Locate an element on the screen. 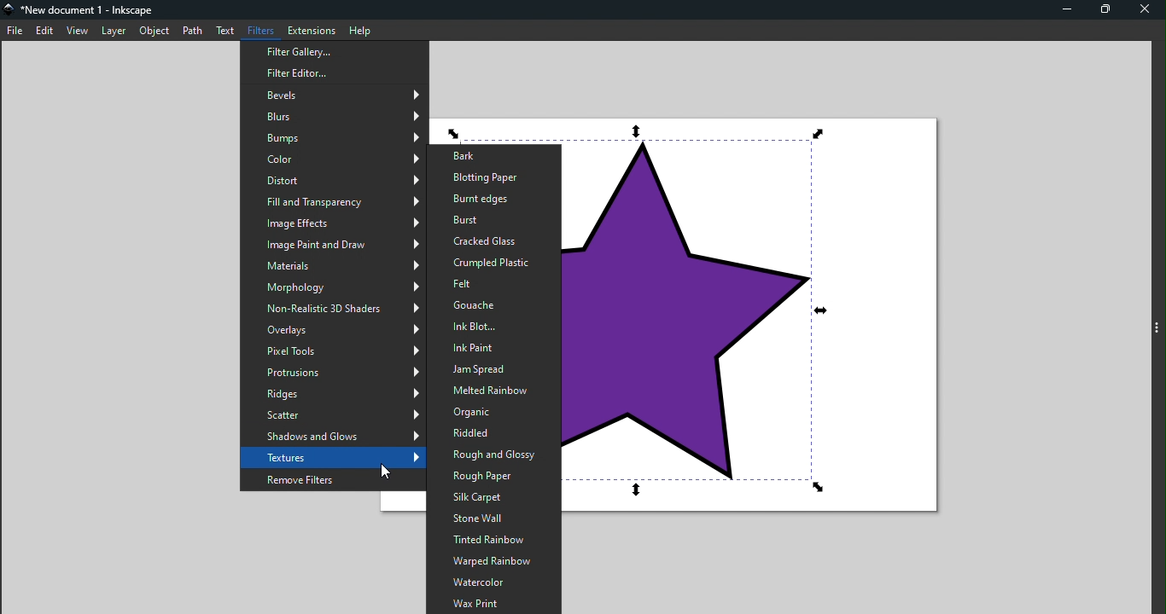 The image size is (1166, 614). Image Paint and draw is located at coordinates (333, 245).